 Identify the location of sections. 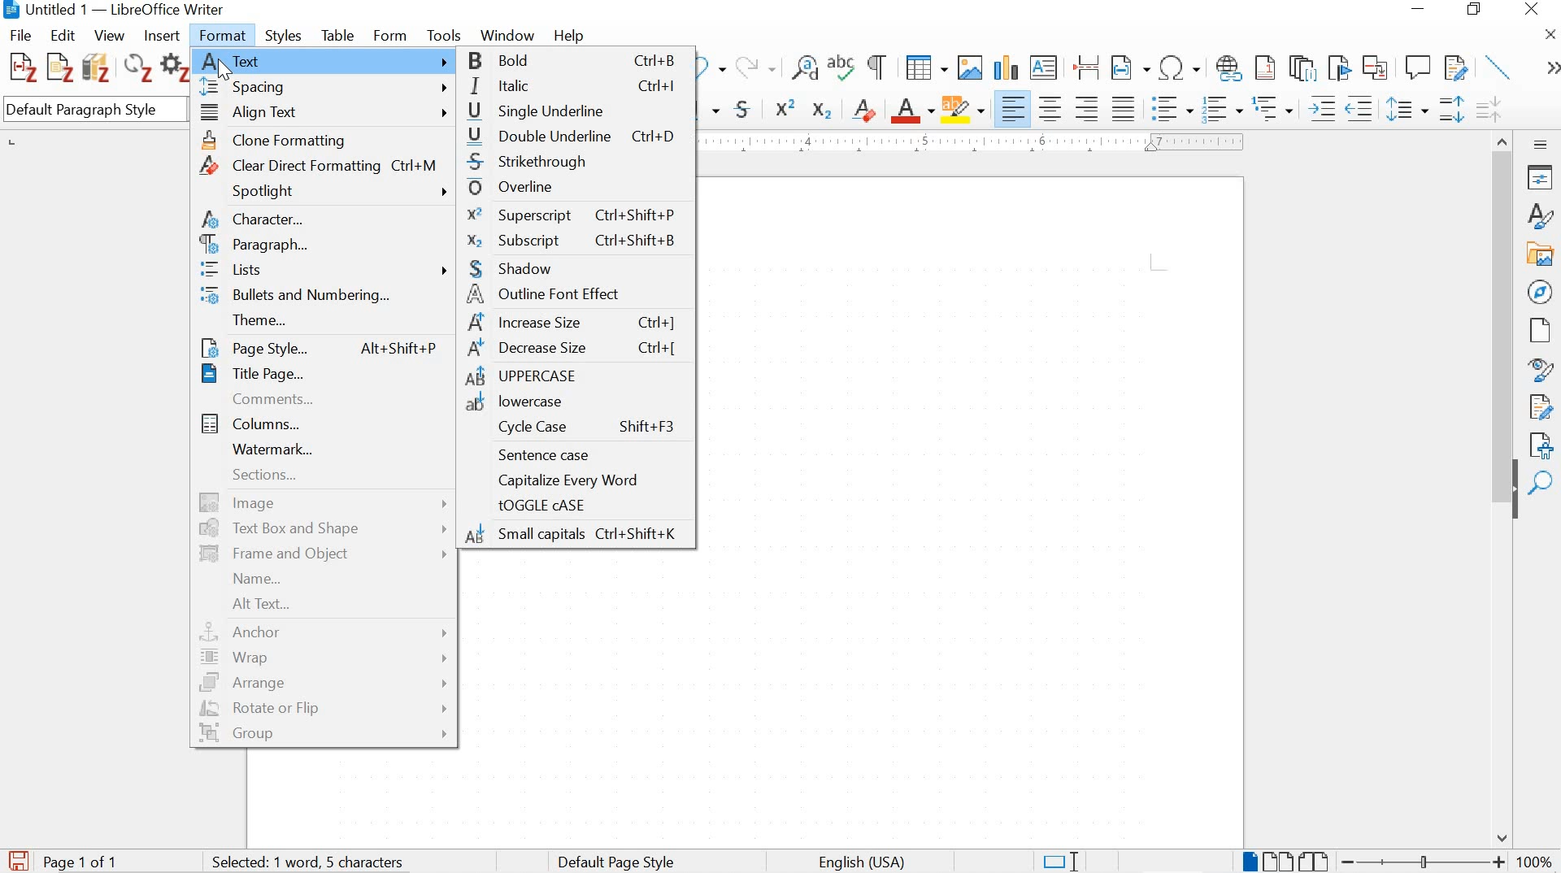
(323, 478).